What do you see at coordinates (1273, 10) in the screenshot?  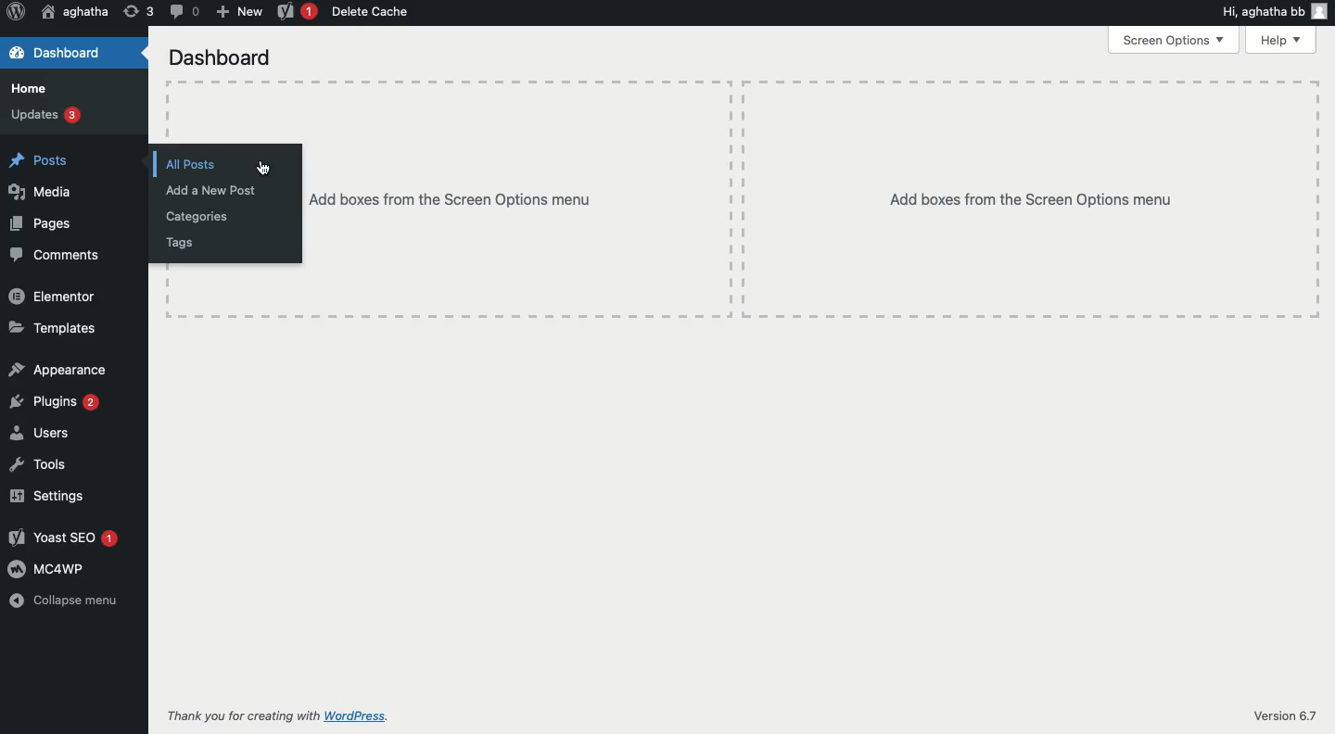 I see `Hi aghatha bb` at bounding box center [1273, 10].